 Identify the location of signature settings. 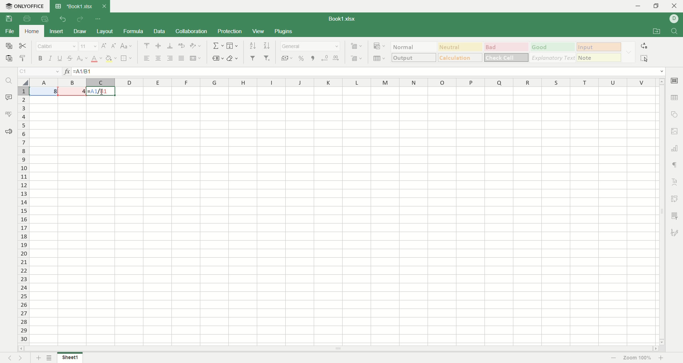
(675, 232).